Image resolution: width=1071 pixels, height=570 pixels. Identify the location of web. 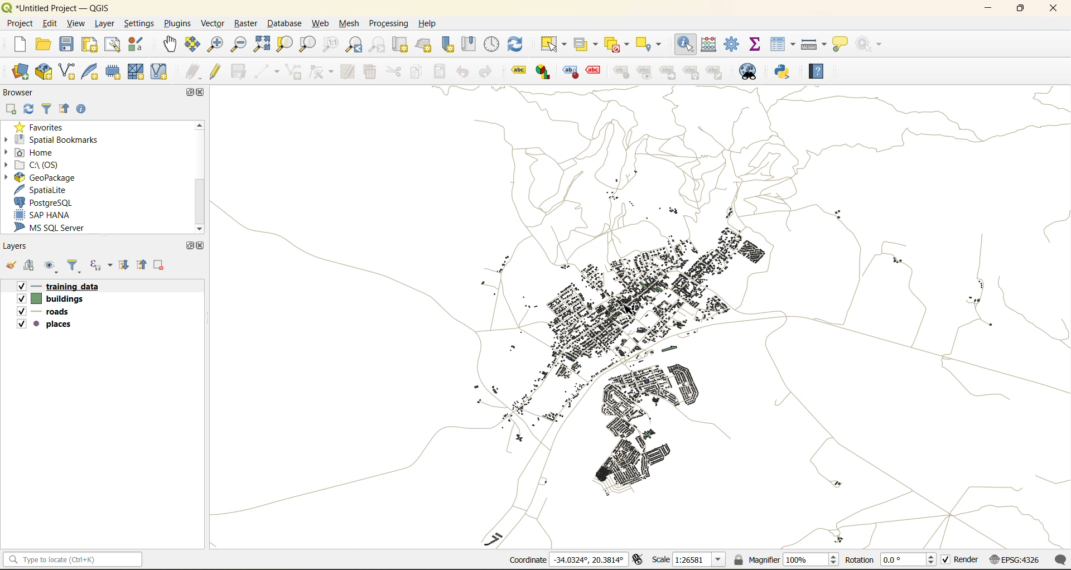
(321, 23).